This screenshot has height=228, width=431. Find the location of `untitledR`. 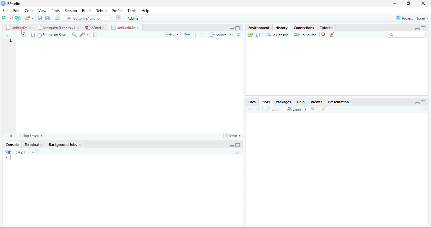

untitledR is located at coordinates (125, 27).